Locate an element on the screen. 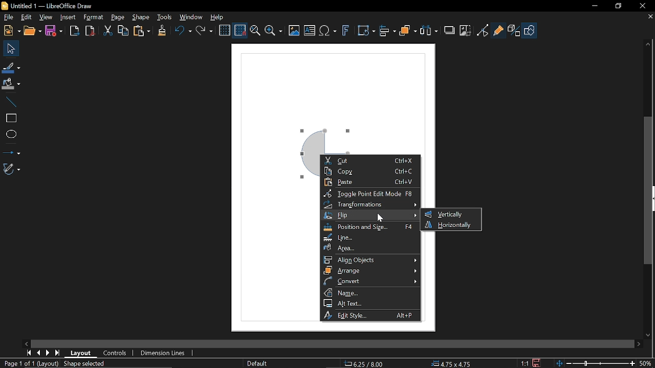 This screenshot has width=655, height=368. Area is located at coordinates (372, 248).